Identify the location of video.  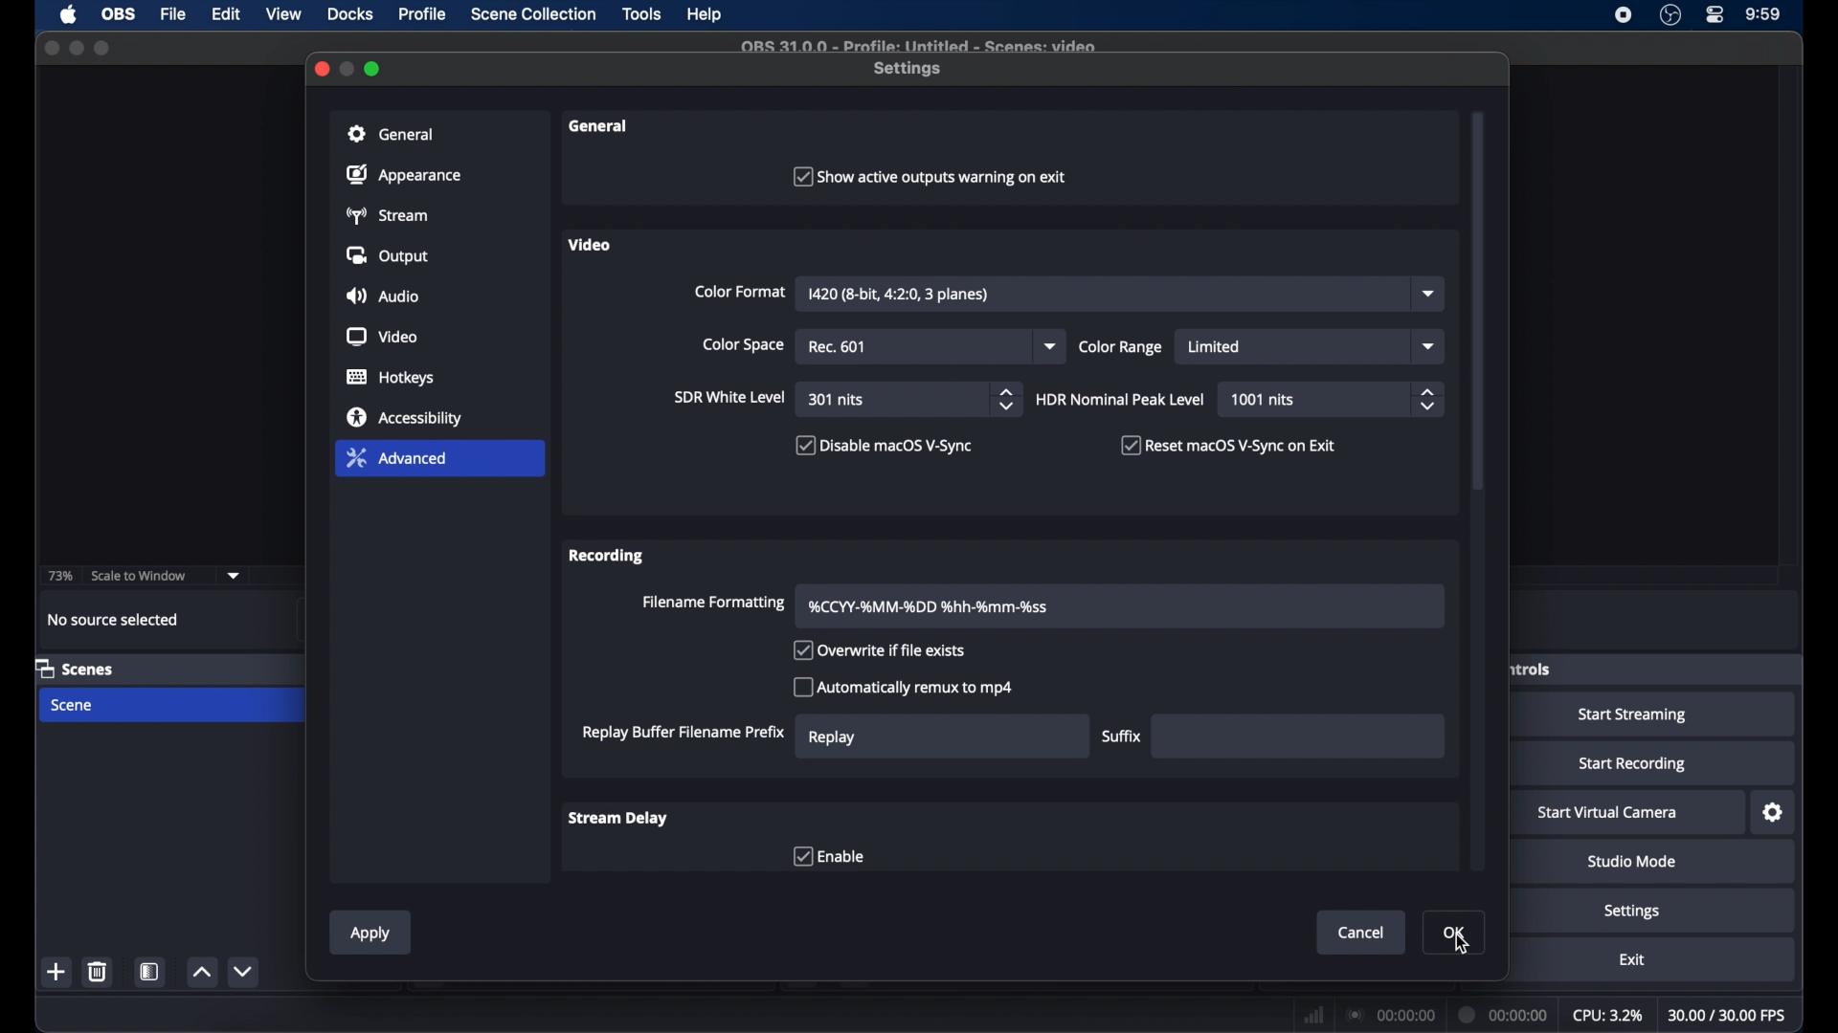
(381, 337).